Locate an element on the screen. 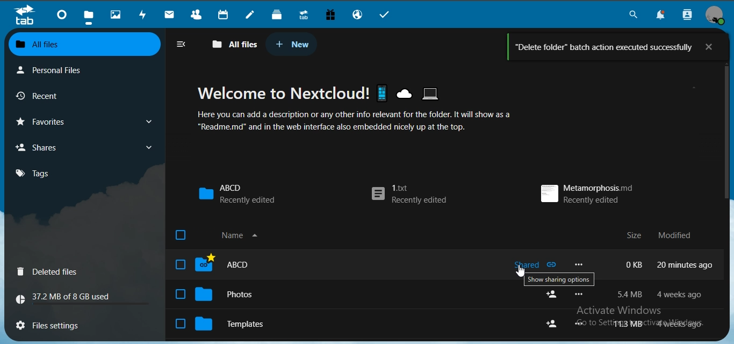  email hosting is located at coordinates (357, 13).